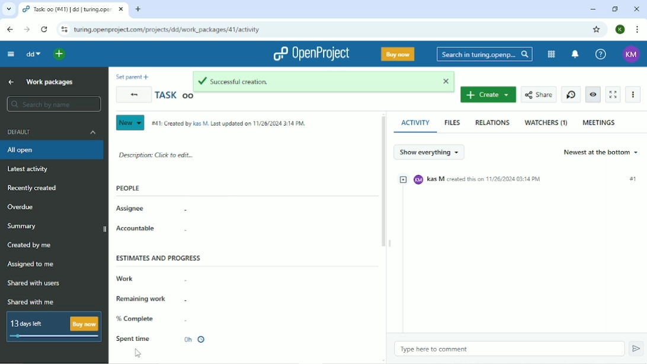  What do you see at coordinates (601, 54) in the screenshot?
I see `Help` at bounding box center [601, 54].